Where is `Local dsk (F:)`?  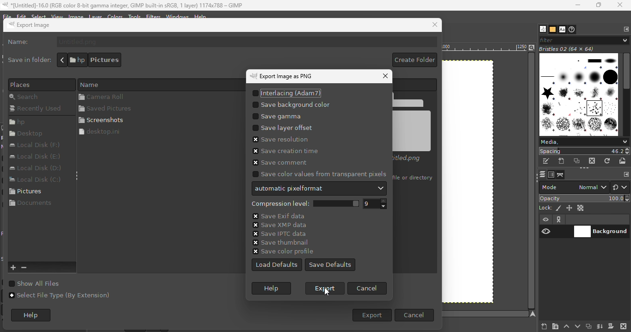
Local dsk (F:) is located at coordinates (38, 145).